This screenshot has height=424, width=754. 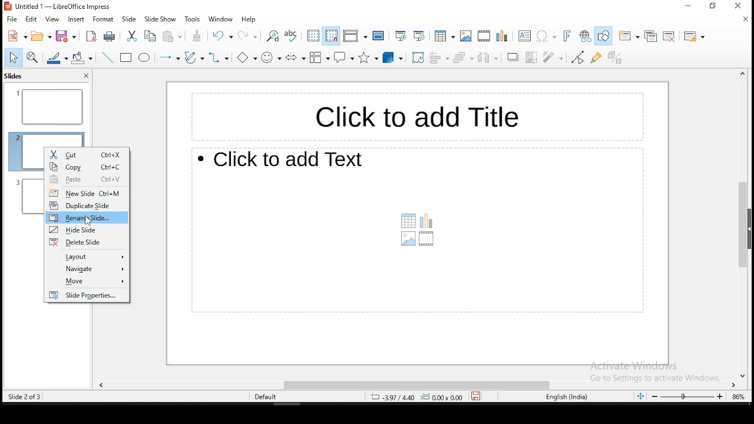 I want to click on insert image, so click(x=467, y=36).